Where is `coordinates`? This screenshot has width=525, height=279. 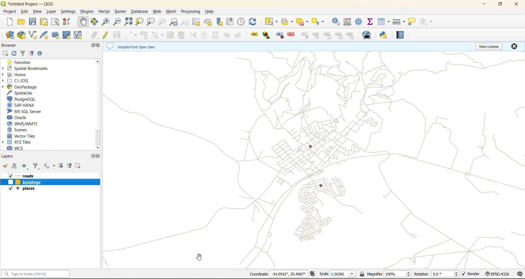 coordinates is located at coordinates (276, 274).